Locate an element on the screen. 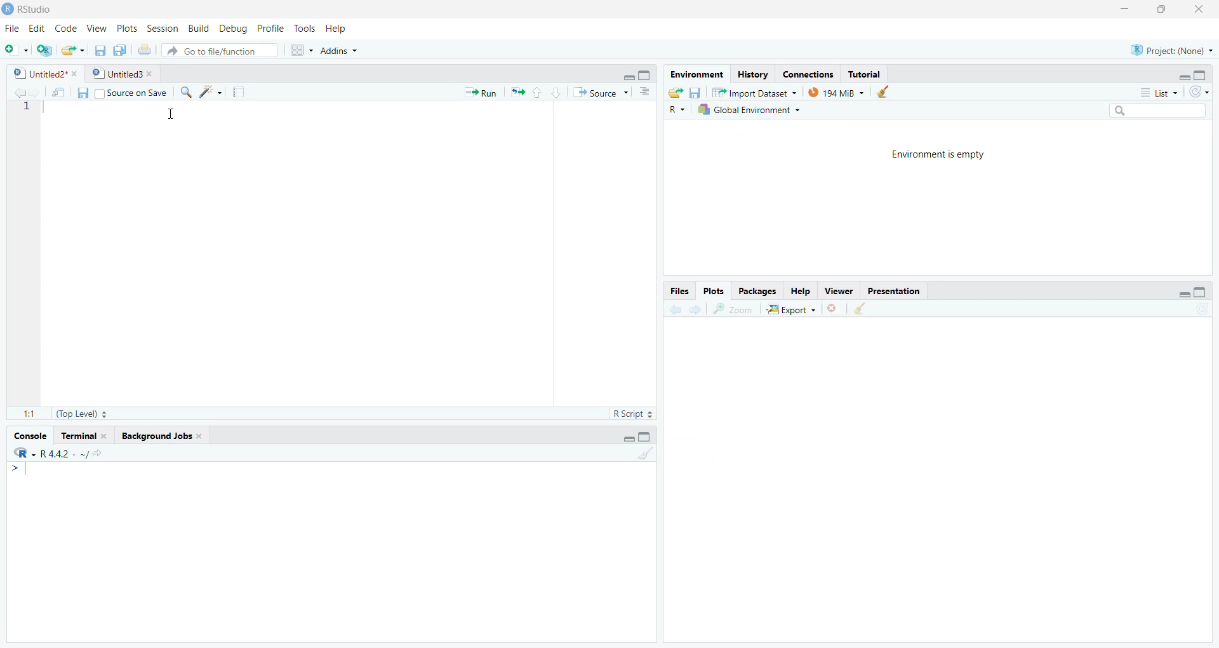 The height and width of the screenshot is (648, 1219). down is located at coordinates (557, 93).